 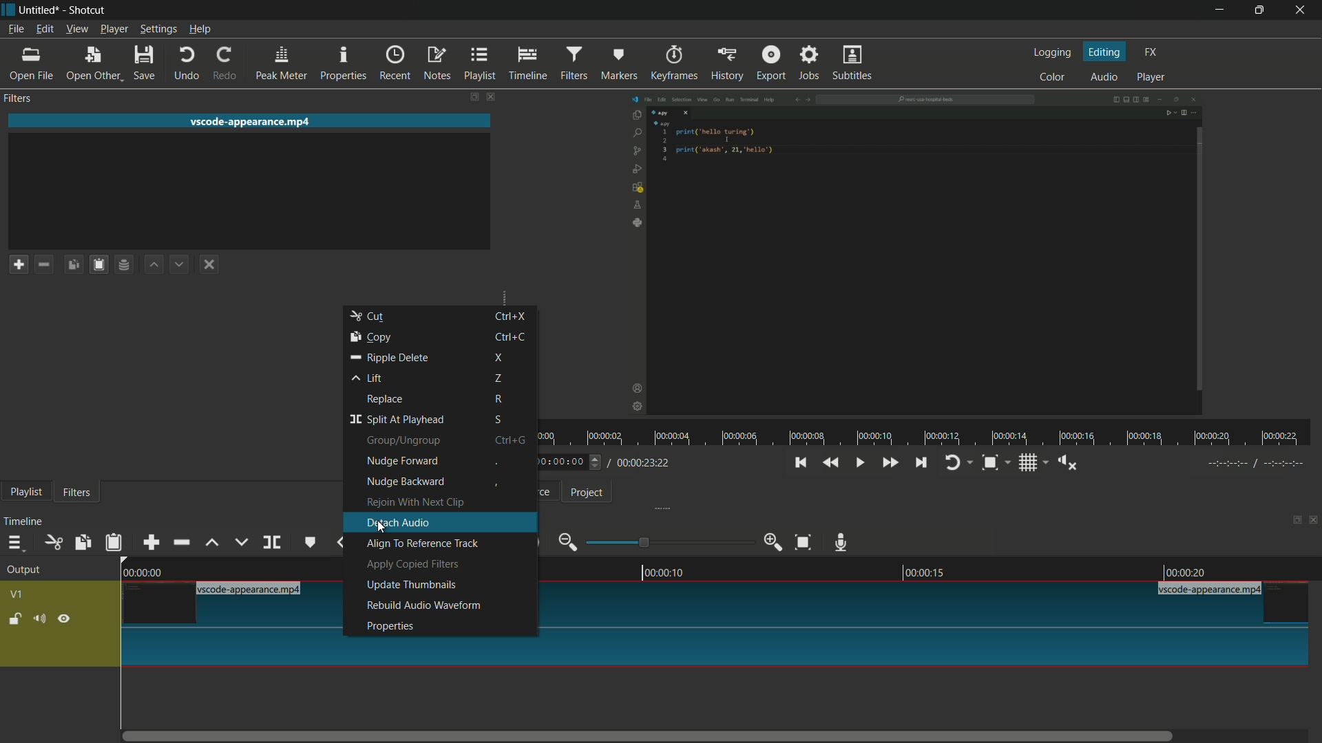 What do you see at coordinates (990, 462) in the screenshot?
I see `toggle zoom` at bounding box center [990, 462].